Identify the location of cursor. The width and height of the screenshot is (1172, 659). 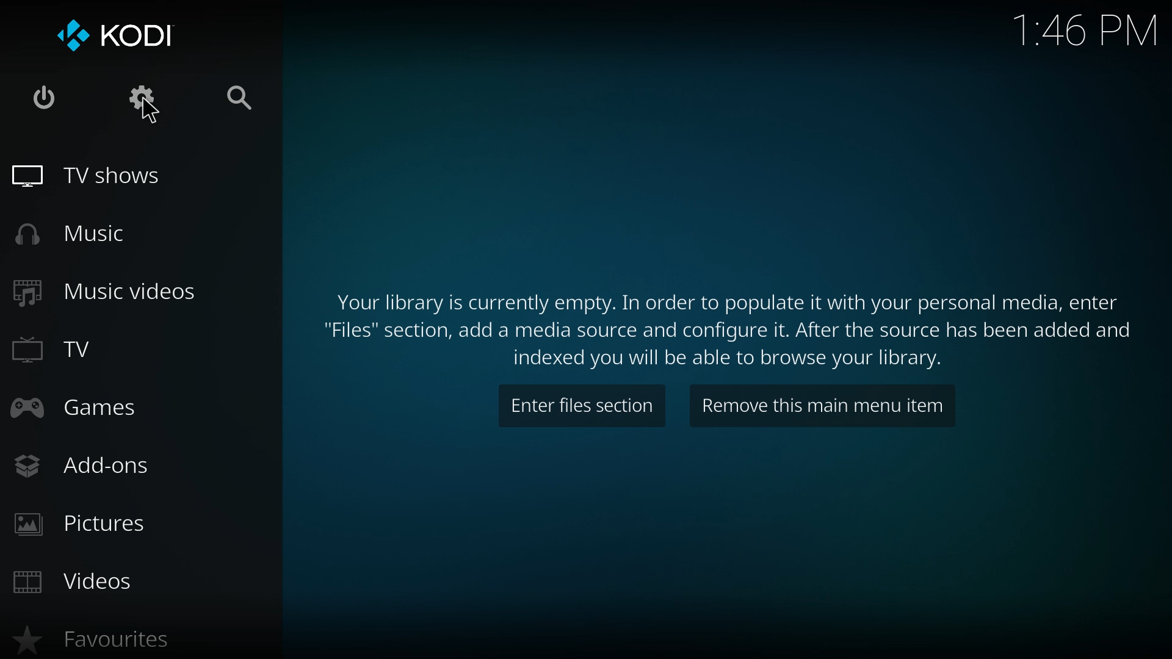
(157, 113).